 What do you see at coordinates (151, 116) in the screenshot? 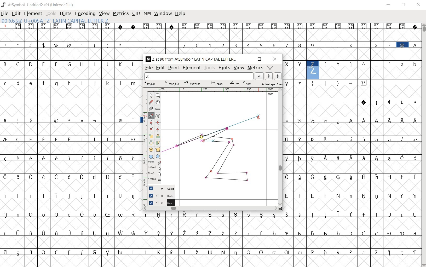
I see `add a point, then drag out its control points` at bounding box center [151, 116].